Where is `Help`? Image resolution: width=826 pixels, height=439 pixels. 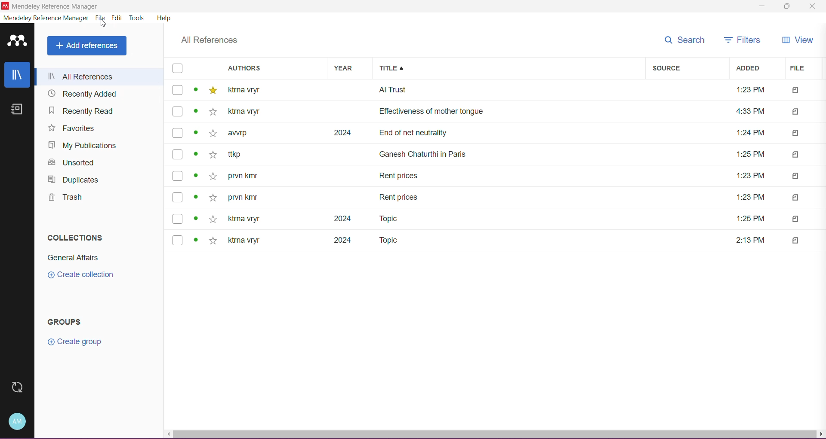
Help is located at coordinates (162, 17).